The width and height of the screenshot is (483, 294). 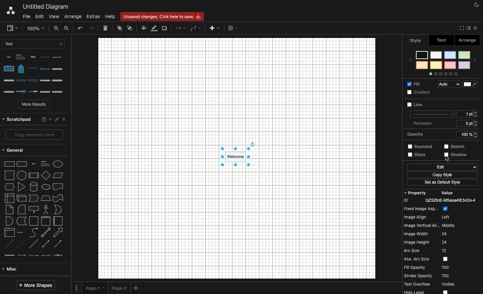 What do you see at coordinates (443, 167) in the screenshot?
I see `Copy style` at bounding box center [443, 167].